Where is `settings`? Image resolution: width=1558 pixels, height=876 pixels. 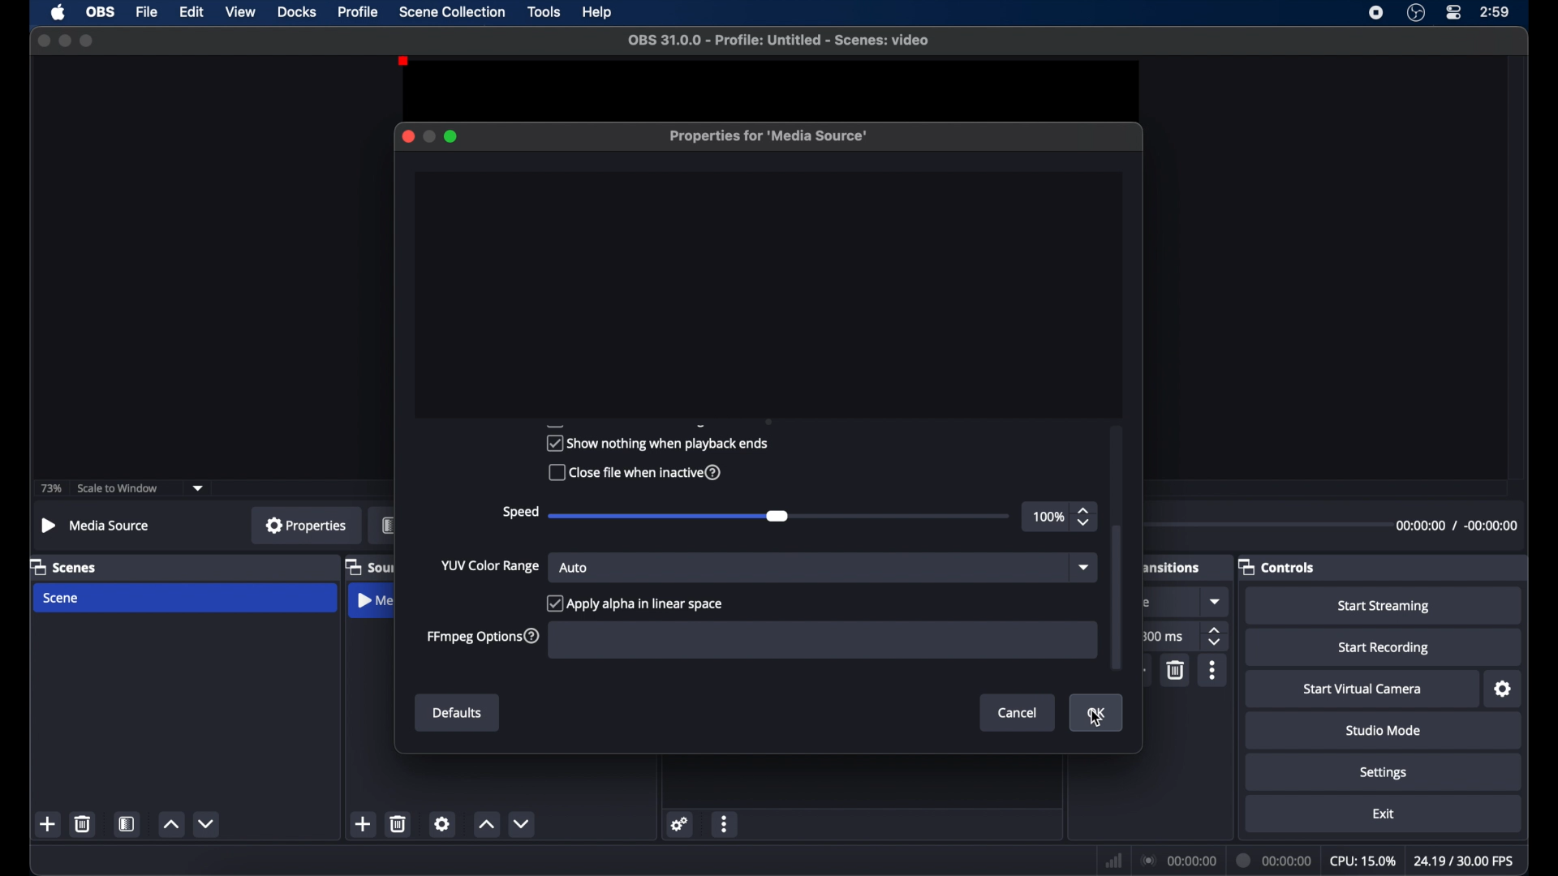
settings is located at coordinates (1384, 774).